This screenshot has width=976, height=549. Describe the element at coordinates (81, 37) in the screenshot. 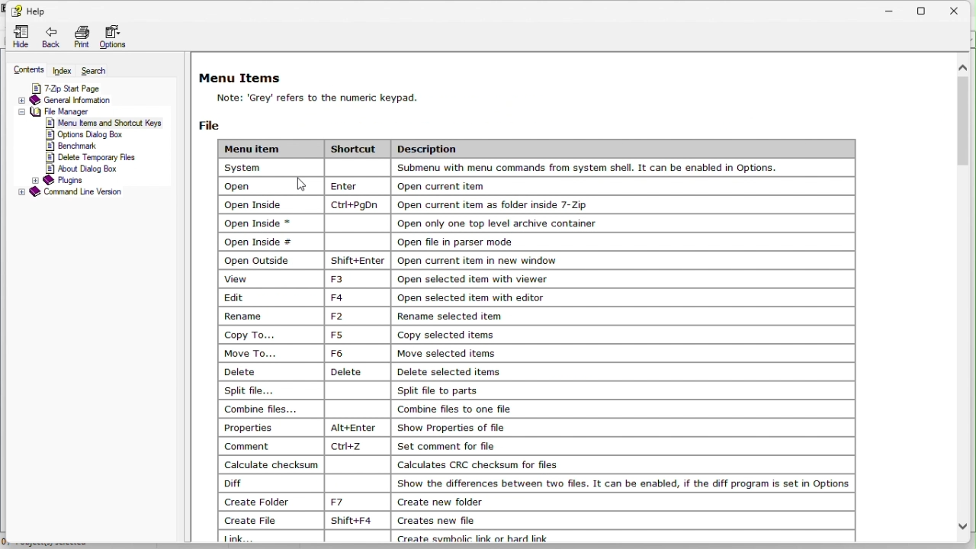

I see `Print` at that location.